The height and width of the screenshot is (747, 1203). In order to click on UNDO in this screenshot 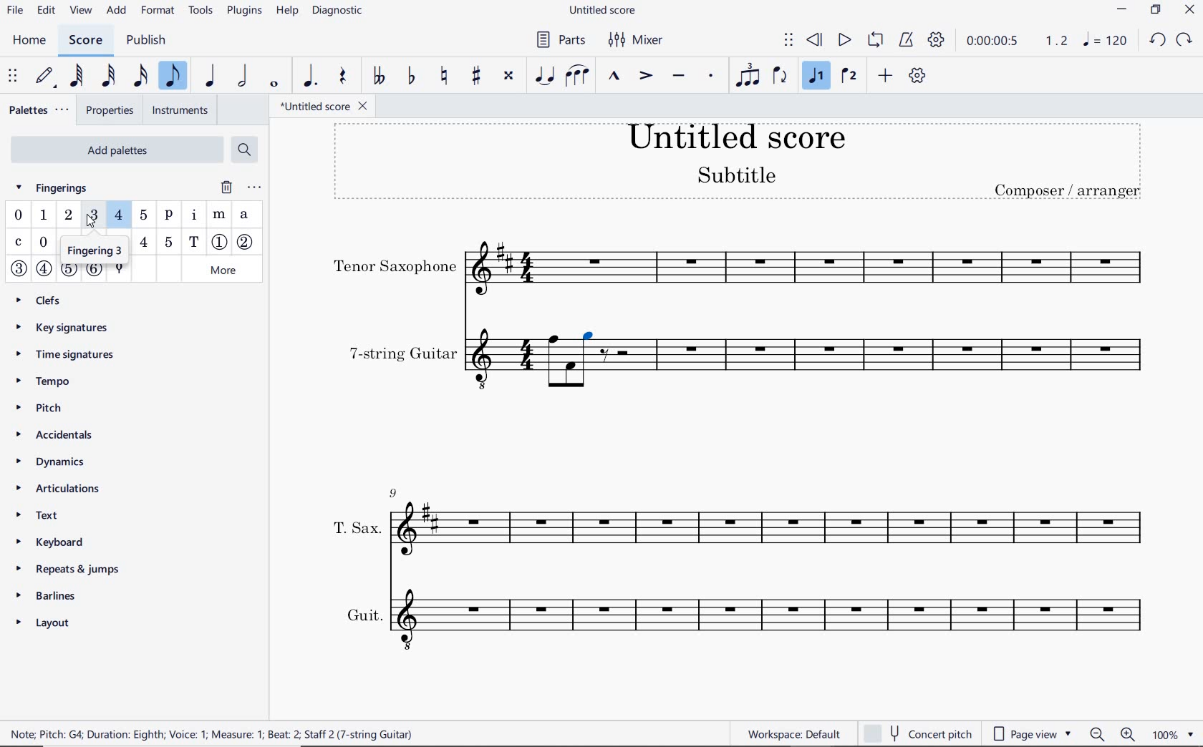, I will do `click(1157, 39)`.